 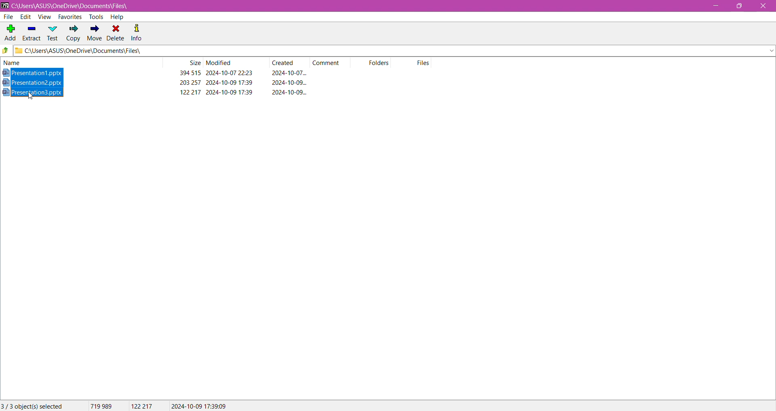 What do you see at coordinates (715, 6) in the screenshot?
I see `Minimize` at bounding box center [715, 6].